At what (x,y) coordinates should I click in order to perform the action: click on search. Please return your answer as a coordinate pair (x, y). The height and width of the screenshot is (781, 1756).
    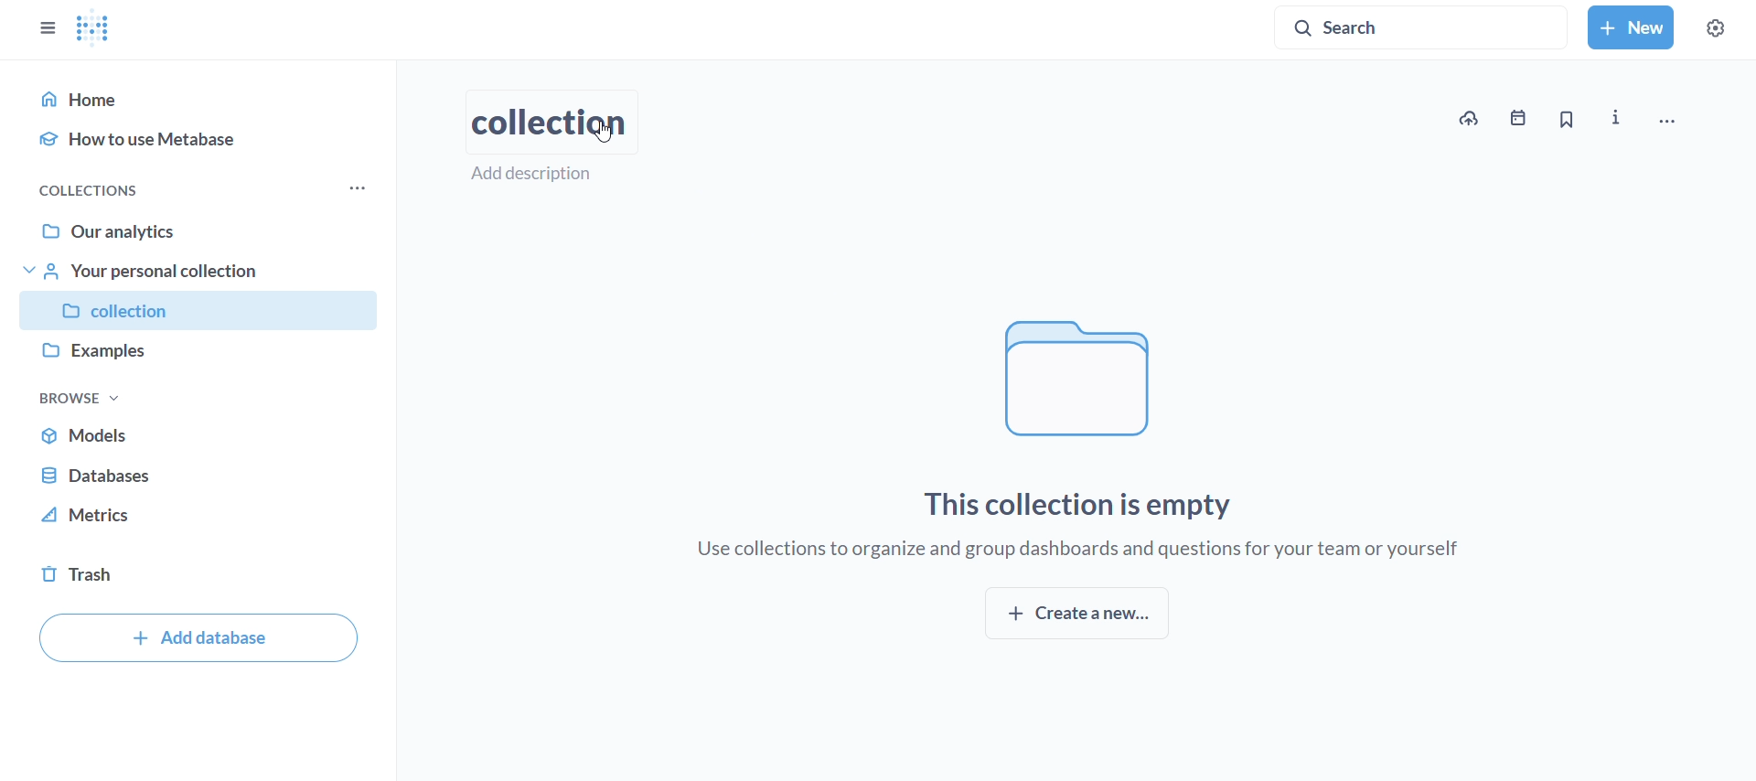
    Looking at the image, I should click on (1422, 25).